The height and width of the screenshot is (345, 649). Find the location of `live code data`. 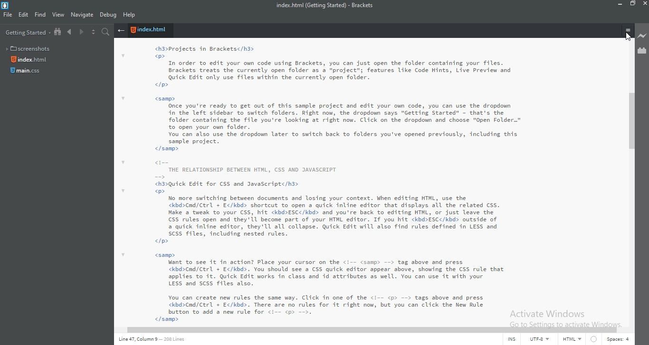

live code data is located at coordinates (157, 341).